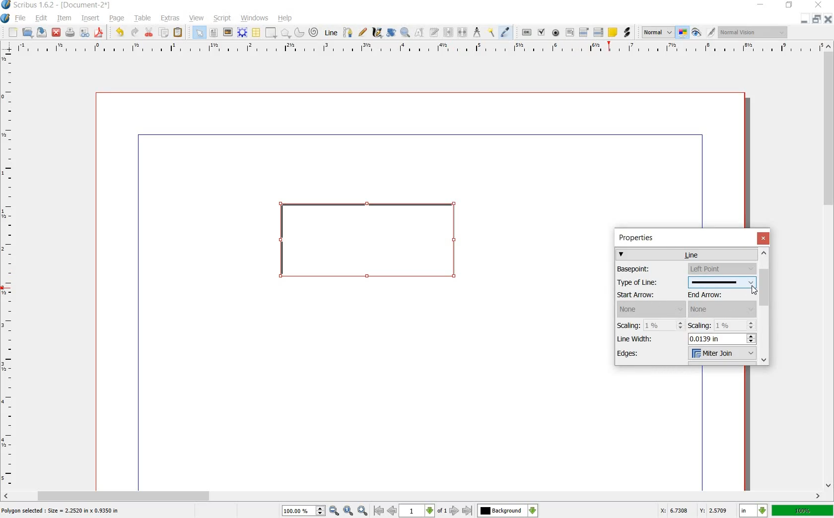 The image size is (834, 518). Describe the element at coordinates (688, 254) in the screenshot. I see `line` at that location.